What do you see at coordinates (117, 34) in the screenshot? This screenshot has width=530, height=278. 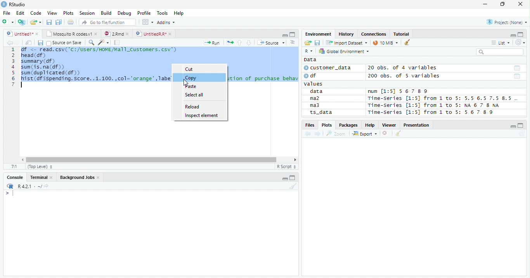 I see `2.Rmd` at bounding box center [117, 34].